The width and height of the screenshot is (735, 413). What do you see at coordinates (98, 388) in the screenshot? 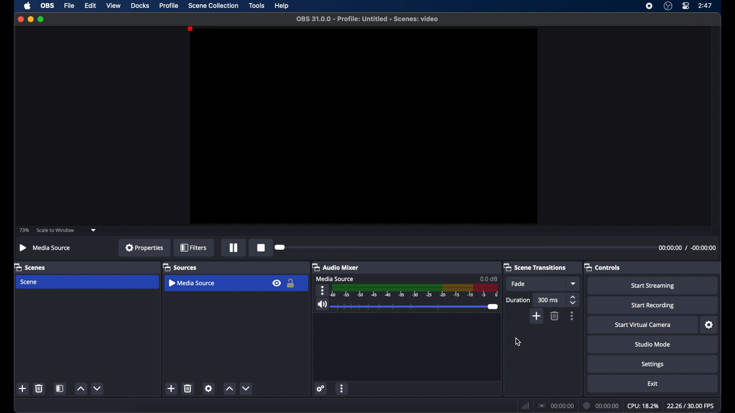
I see `decrement button` at bounding box center [98, 388].